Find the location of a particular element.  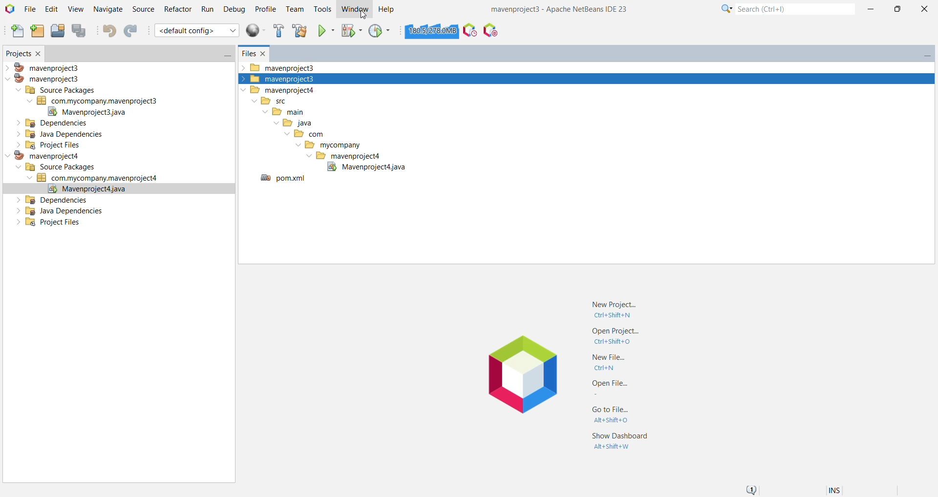

Save All is located at coordinates (81, 32).